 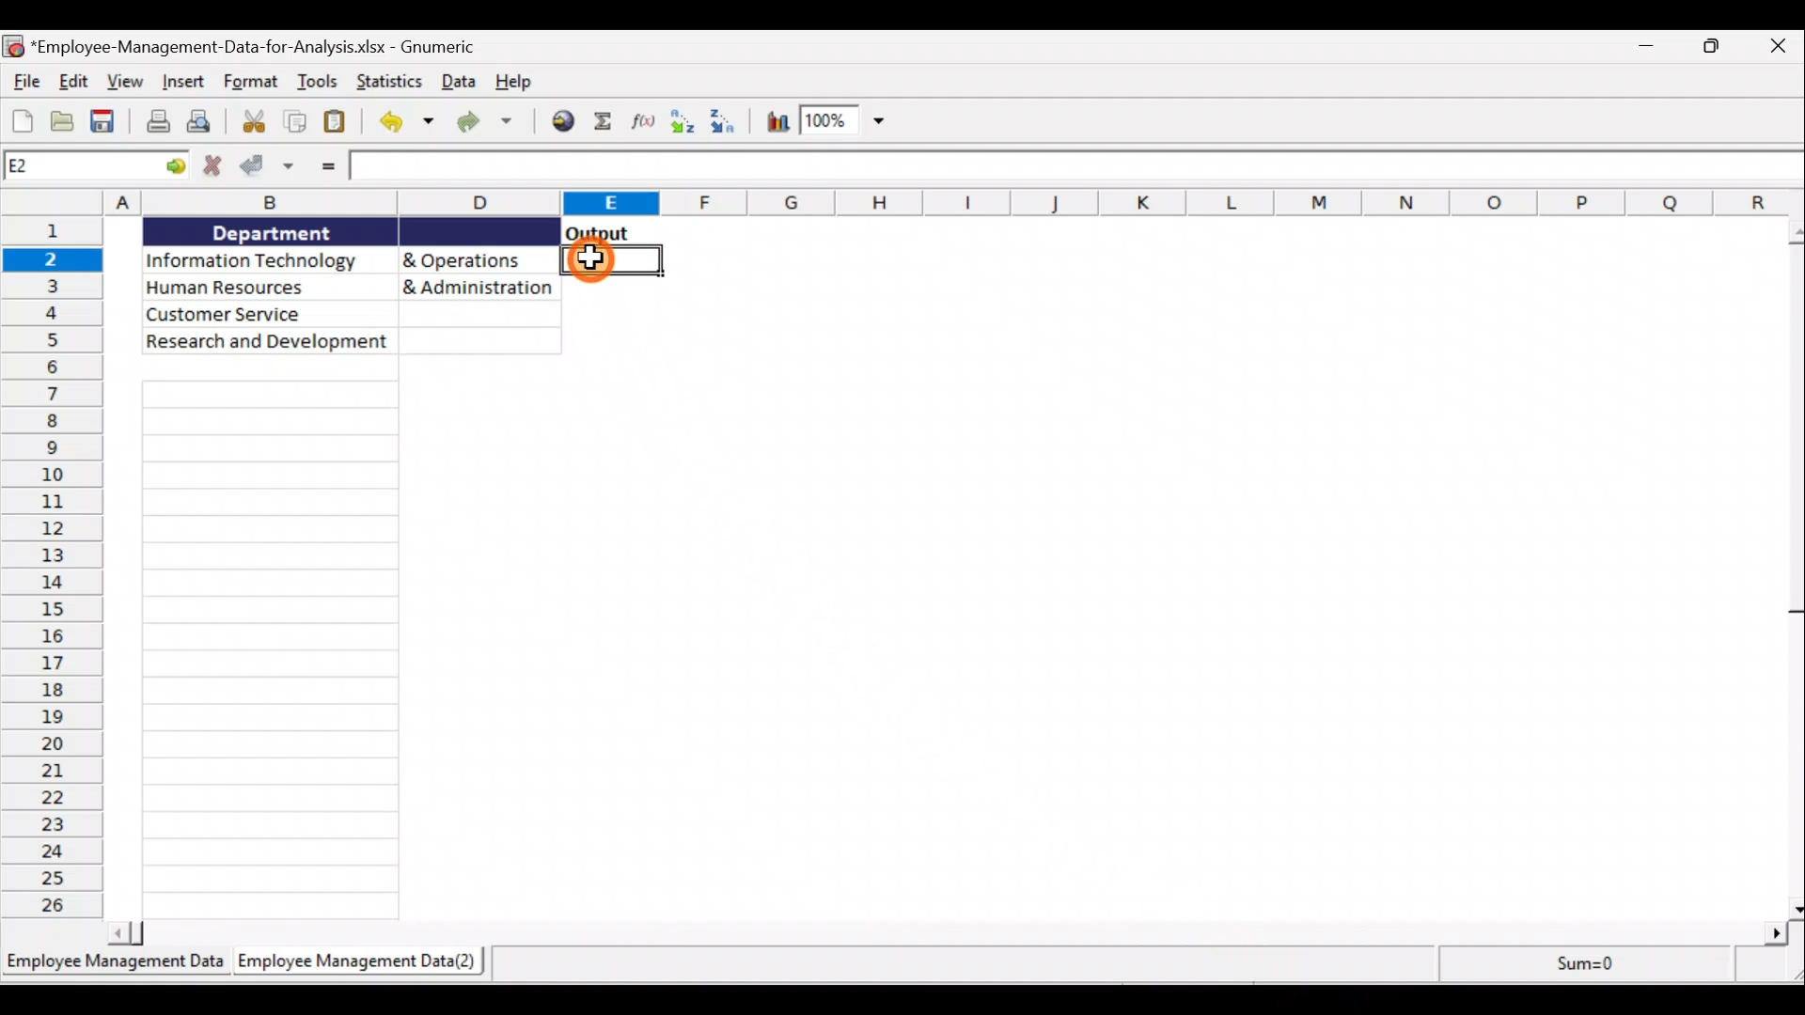 What do you see at coordinates (955, 203) in the screenshot?
I see `Columns` at bounding box center [955, 203].